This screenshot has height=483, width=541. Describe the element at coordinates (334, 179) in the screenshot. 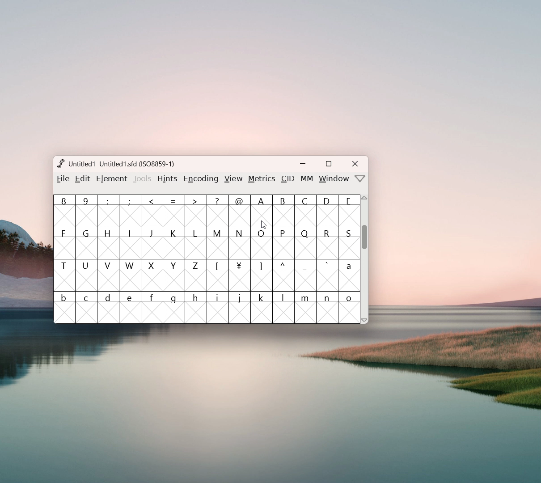

I see `window` at that location.